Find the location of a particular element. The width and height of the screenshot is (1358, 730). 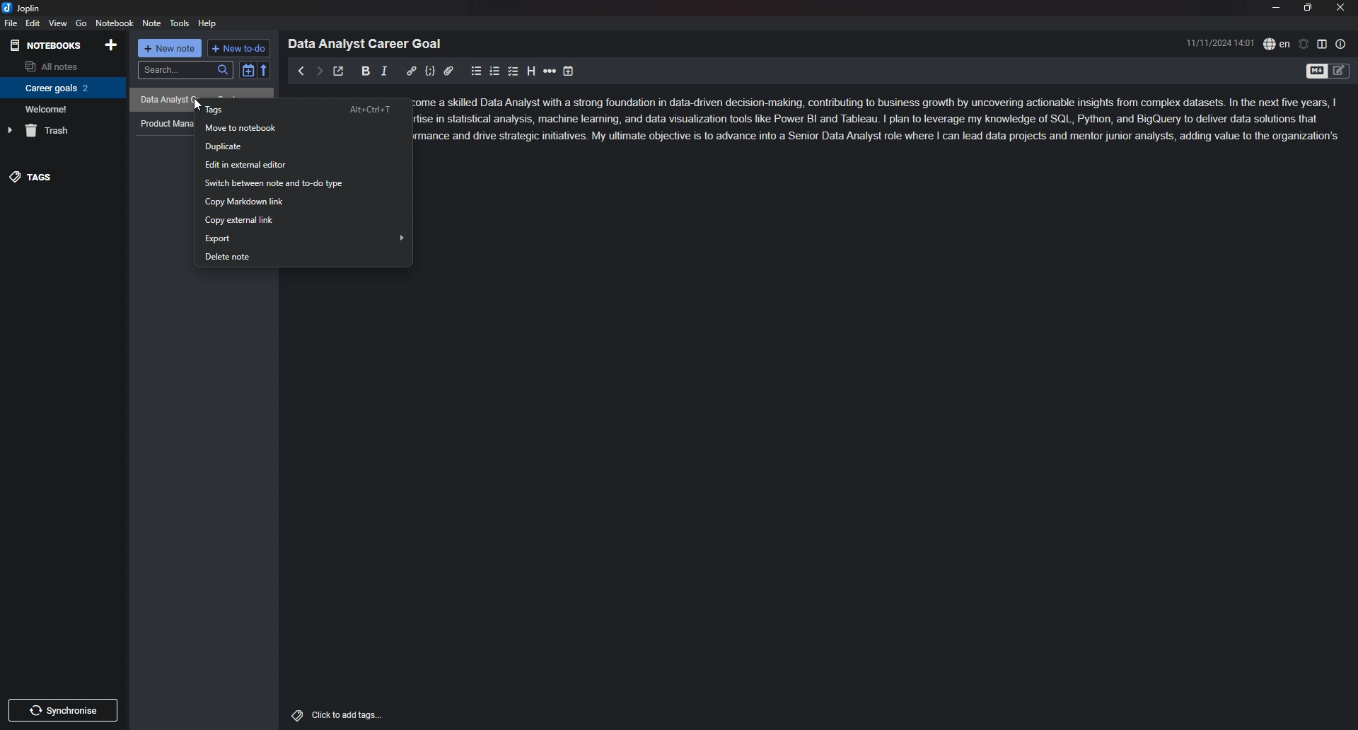

toggle editor is located at coordinates (1316, 72).